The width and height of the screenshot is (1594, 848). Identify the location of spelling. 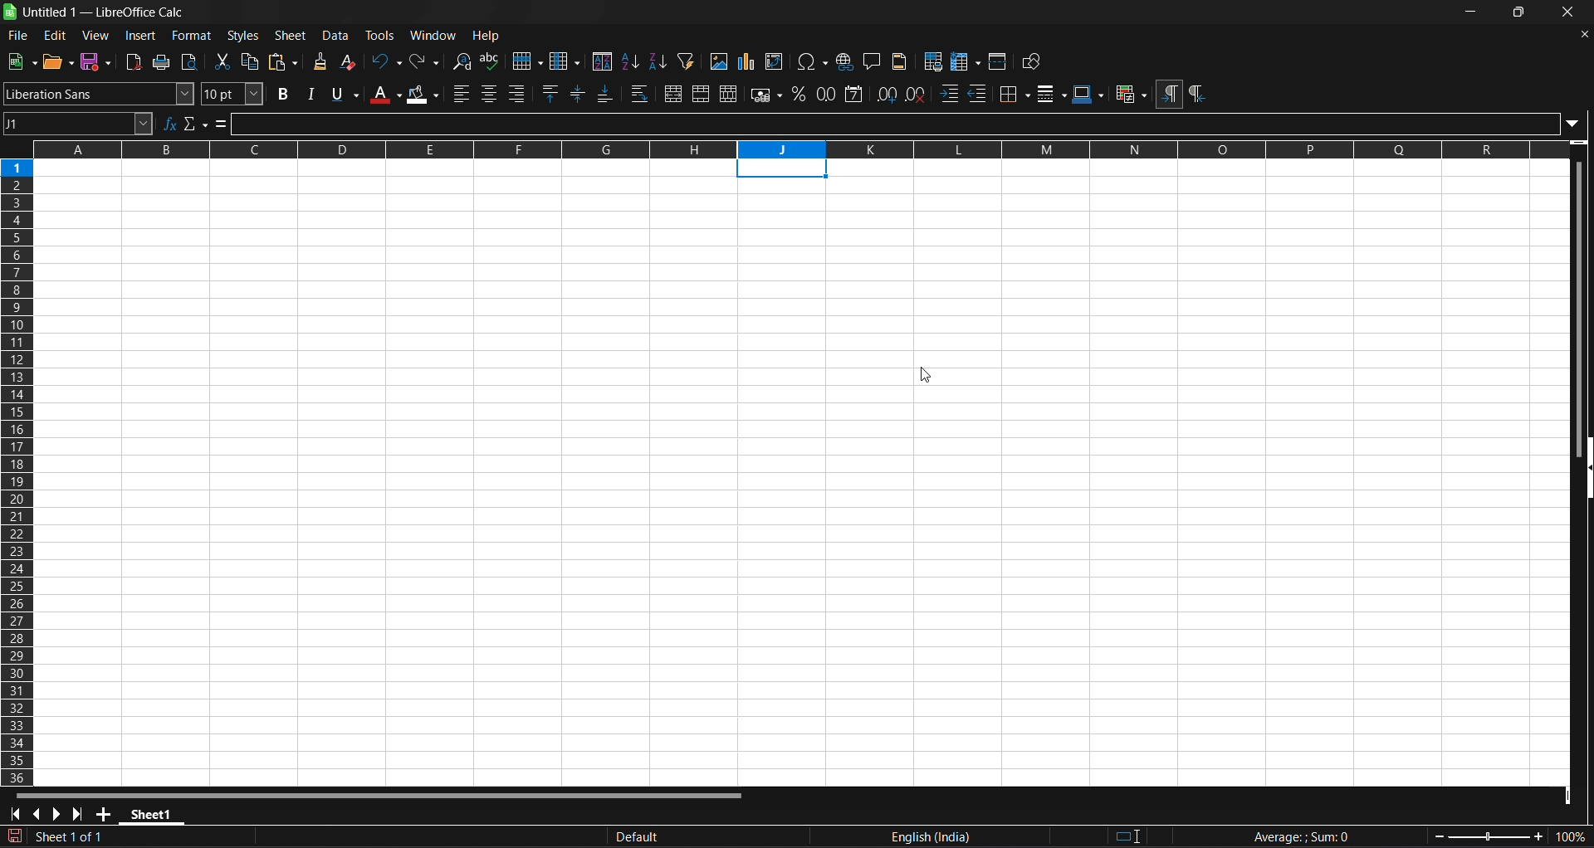
(493, 61).